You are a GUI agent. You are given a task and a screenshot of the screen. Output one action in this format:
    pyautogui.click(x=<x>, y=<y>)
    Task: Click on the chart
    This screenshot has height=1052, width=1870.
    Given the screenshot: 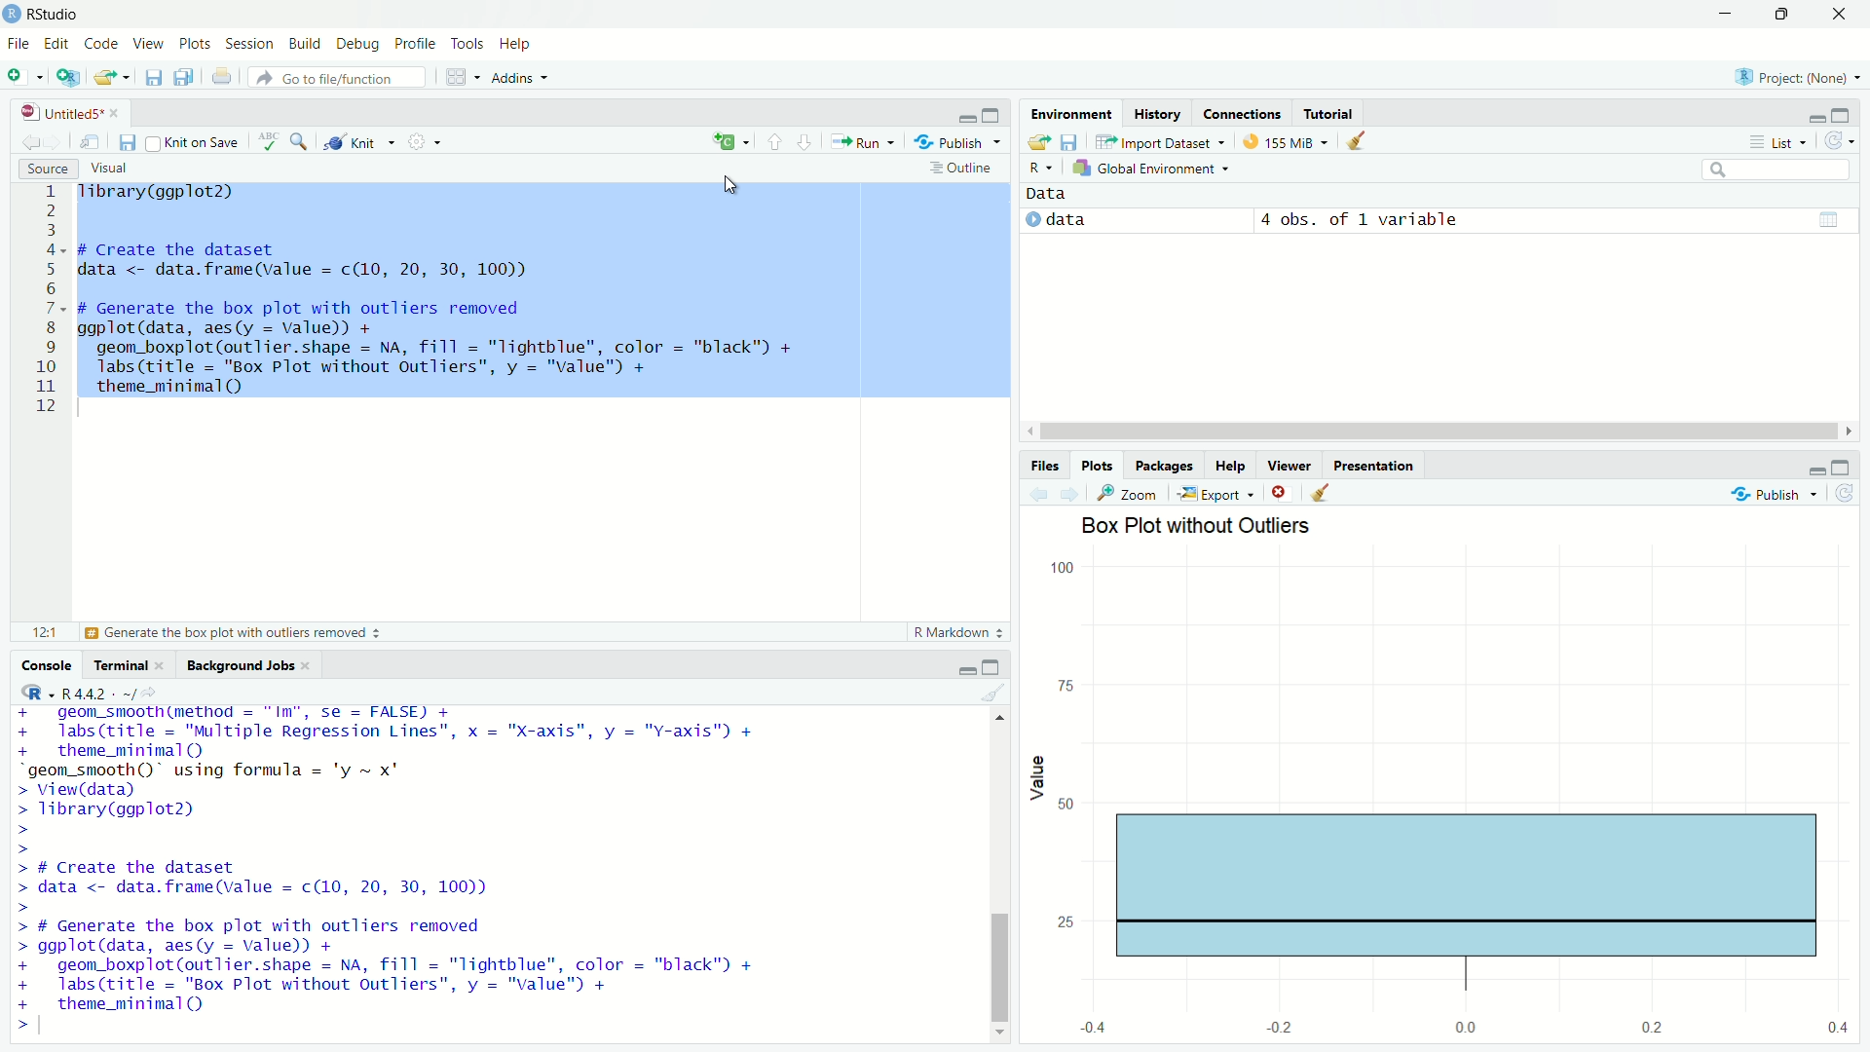 What is the action you would take?
    pyautogui.click(x=1442, y=796)
    